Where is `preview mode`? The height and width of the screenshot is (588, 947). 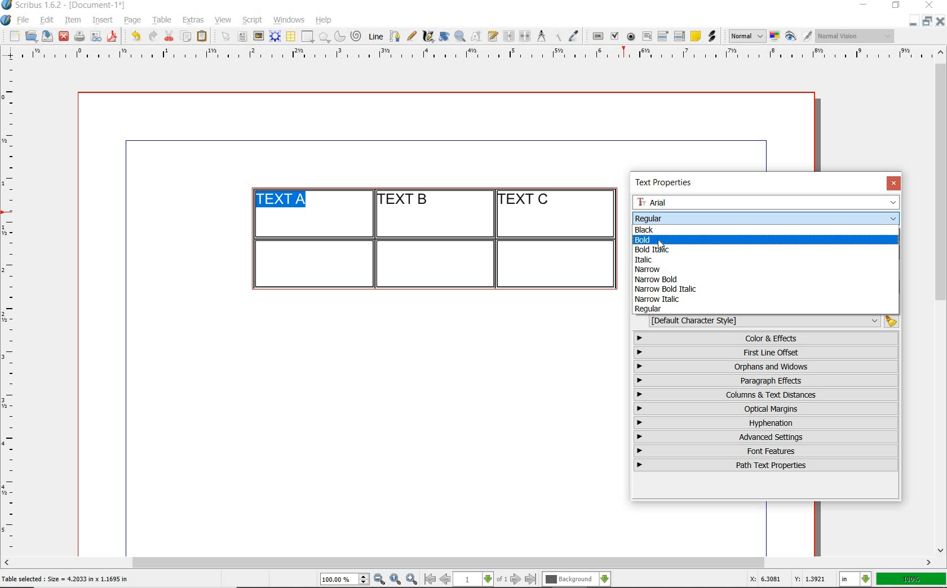
preview mode is located at coordinates (799, 37).